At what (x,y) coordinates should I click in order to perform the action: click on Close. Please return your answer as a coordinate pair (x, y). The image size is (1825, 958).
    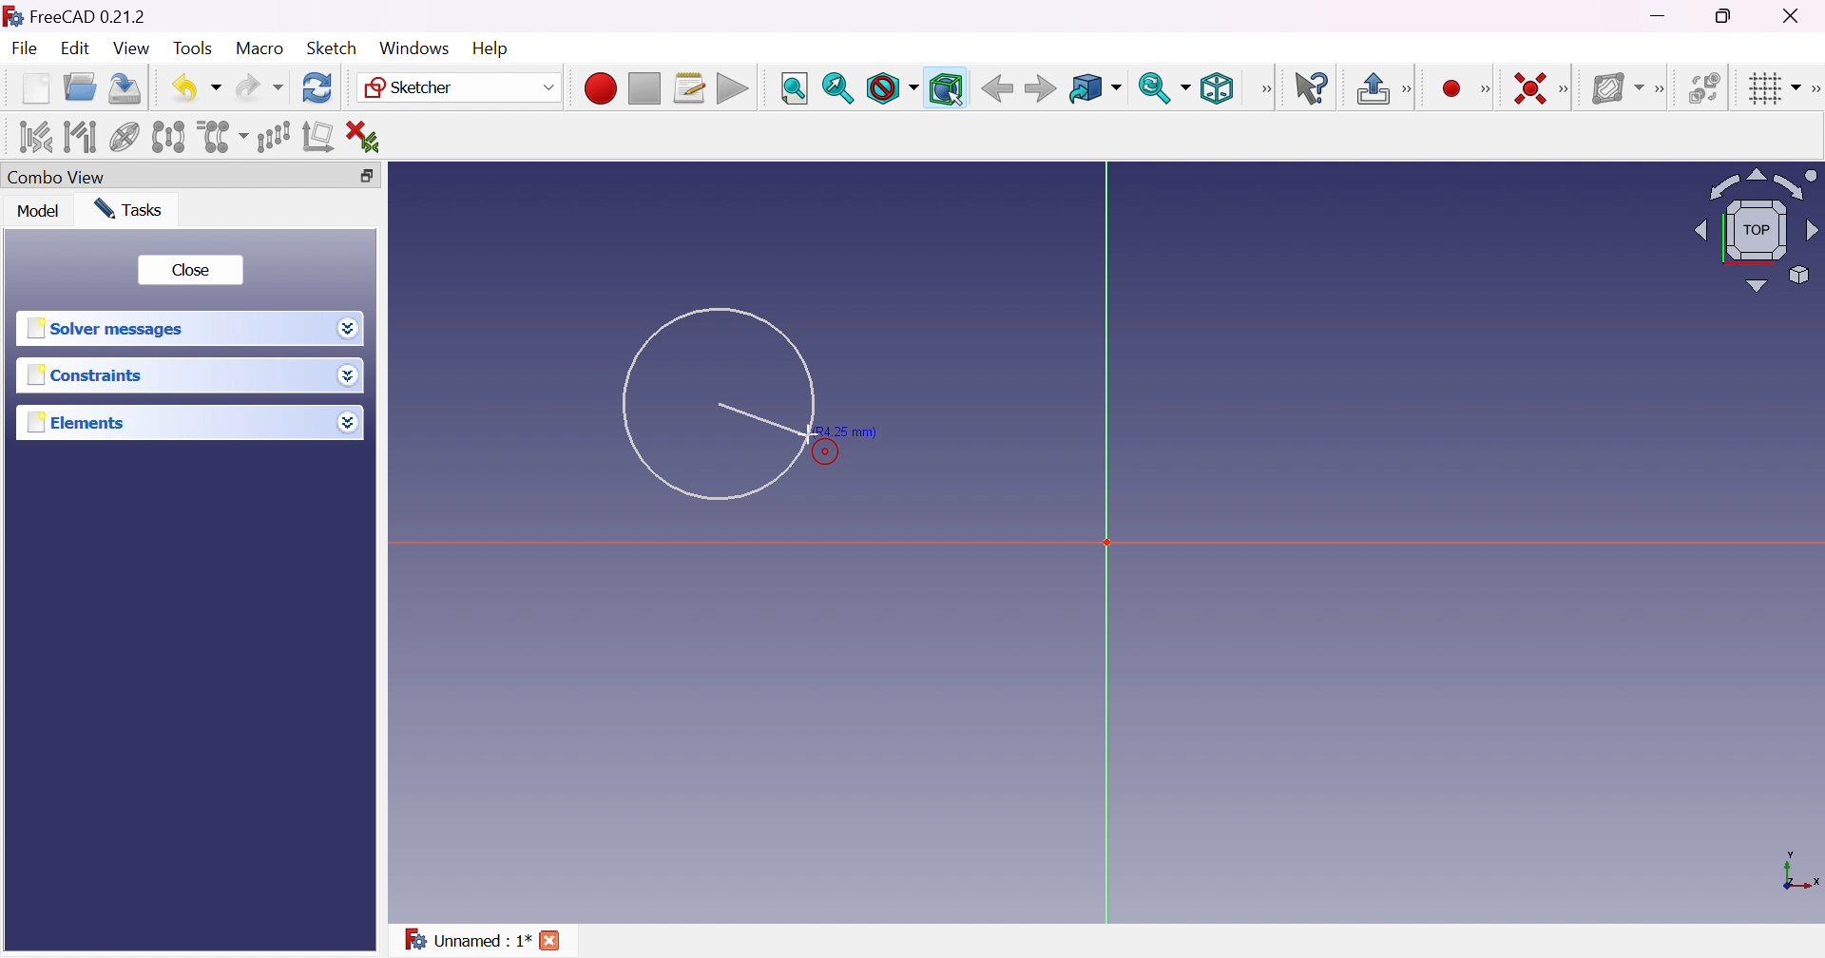
    Looking at the image, I should click on (192, 268).